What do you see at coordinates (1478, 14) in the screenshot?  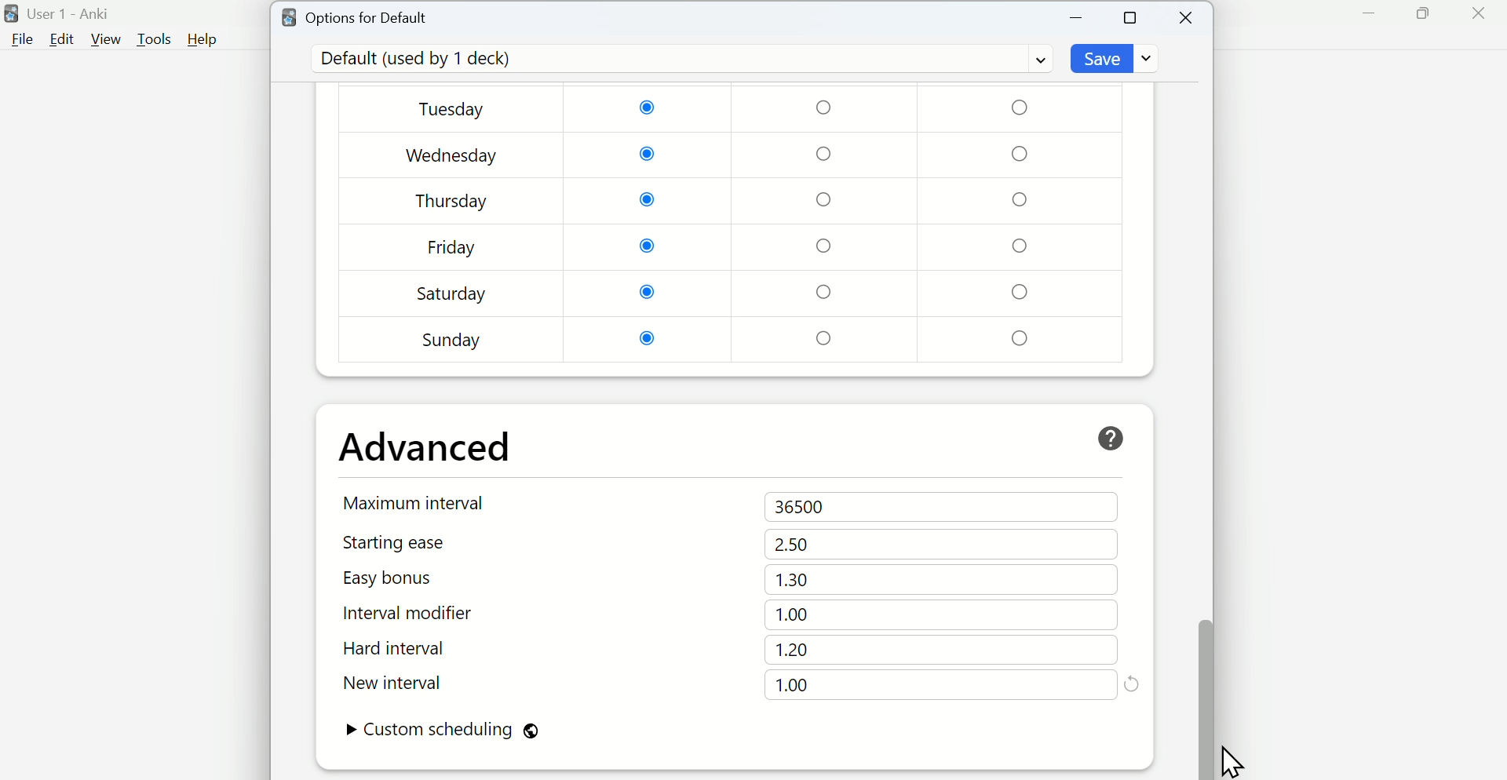 I see `Close` at bounding box center [1478, 14].